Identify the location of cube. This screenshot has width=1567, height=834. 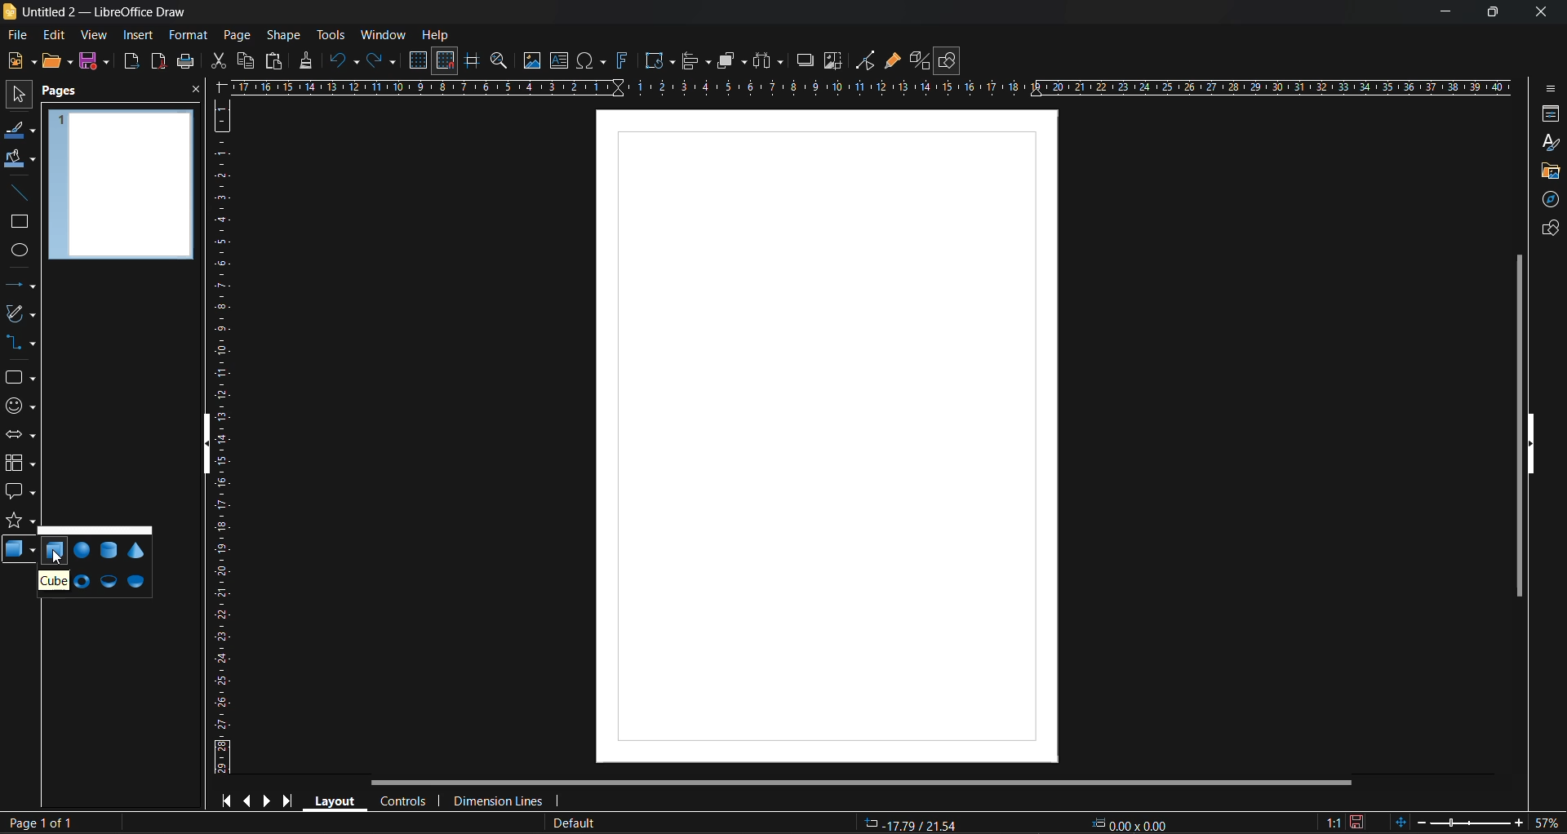
(54, 552).